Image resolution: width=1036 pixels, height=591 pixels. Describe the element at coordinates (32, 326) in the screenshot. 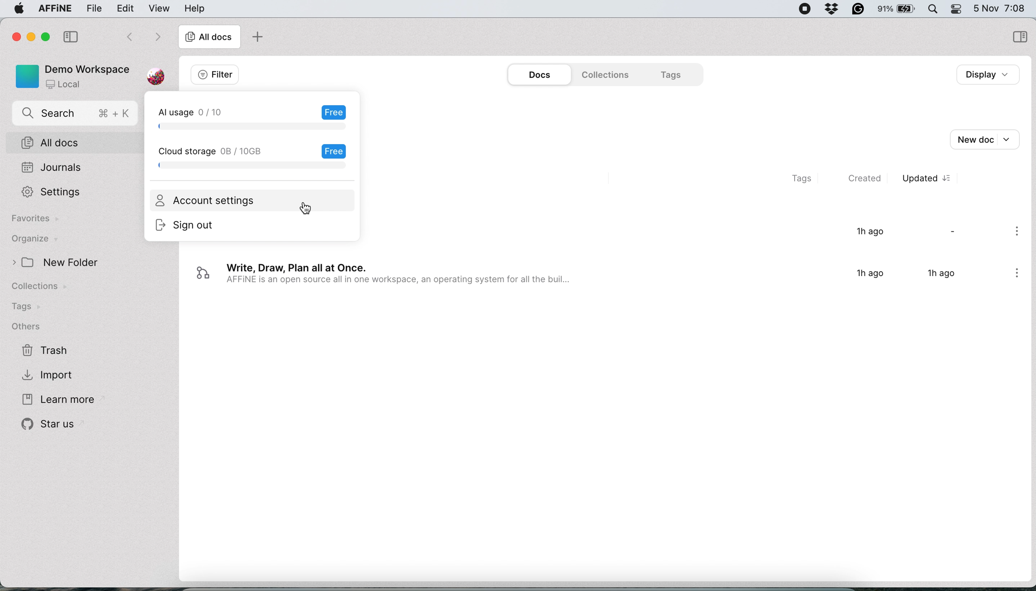

I see `others` at that location.